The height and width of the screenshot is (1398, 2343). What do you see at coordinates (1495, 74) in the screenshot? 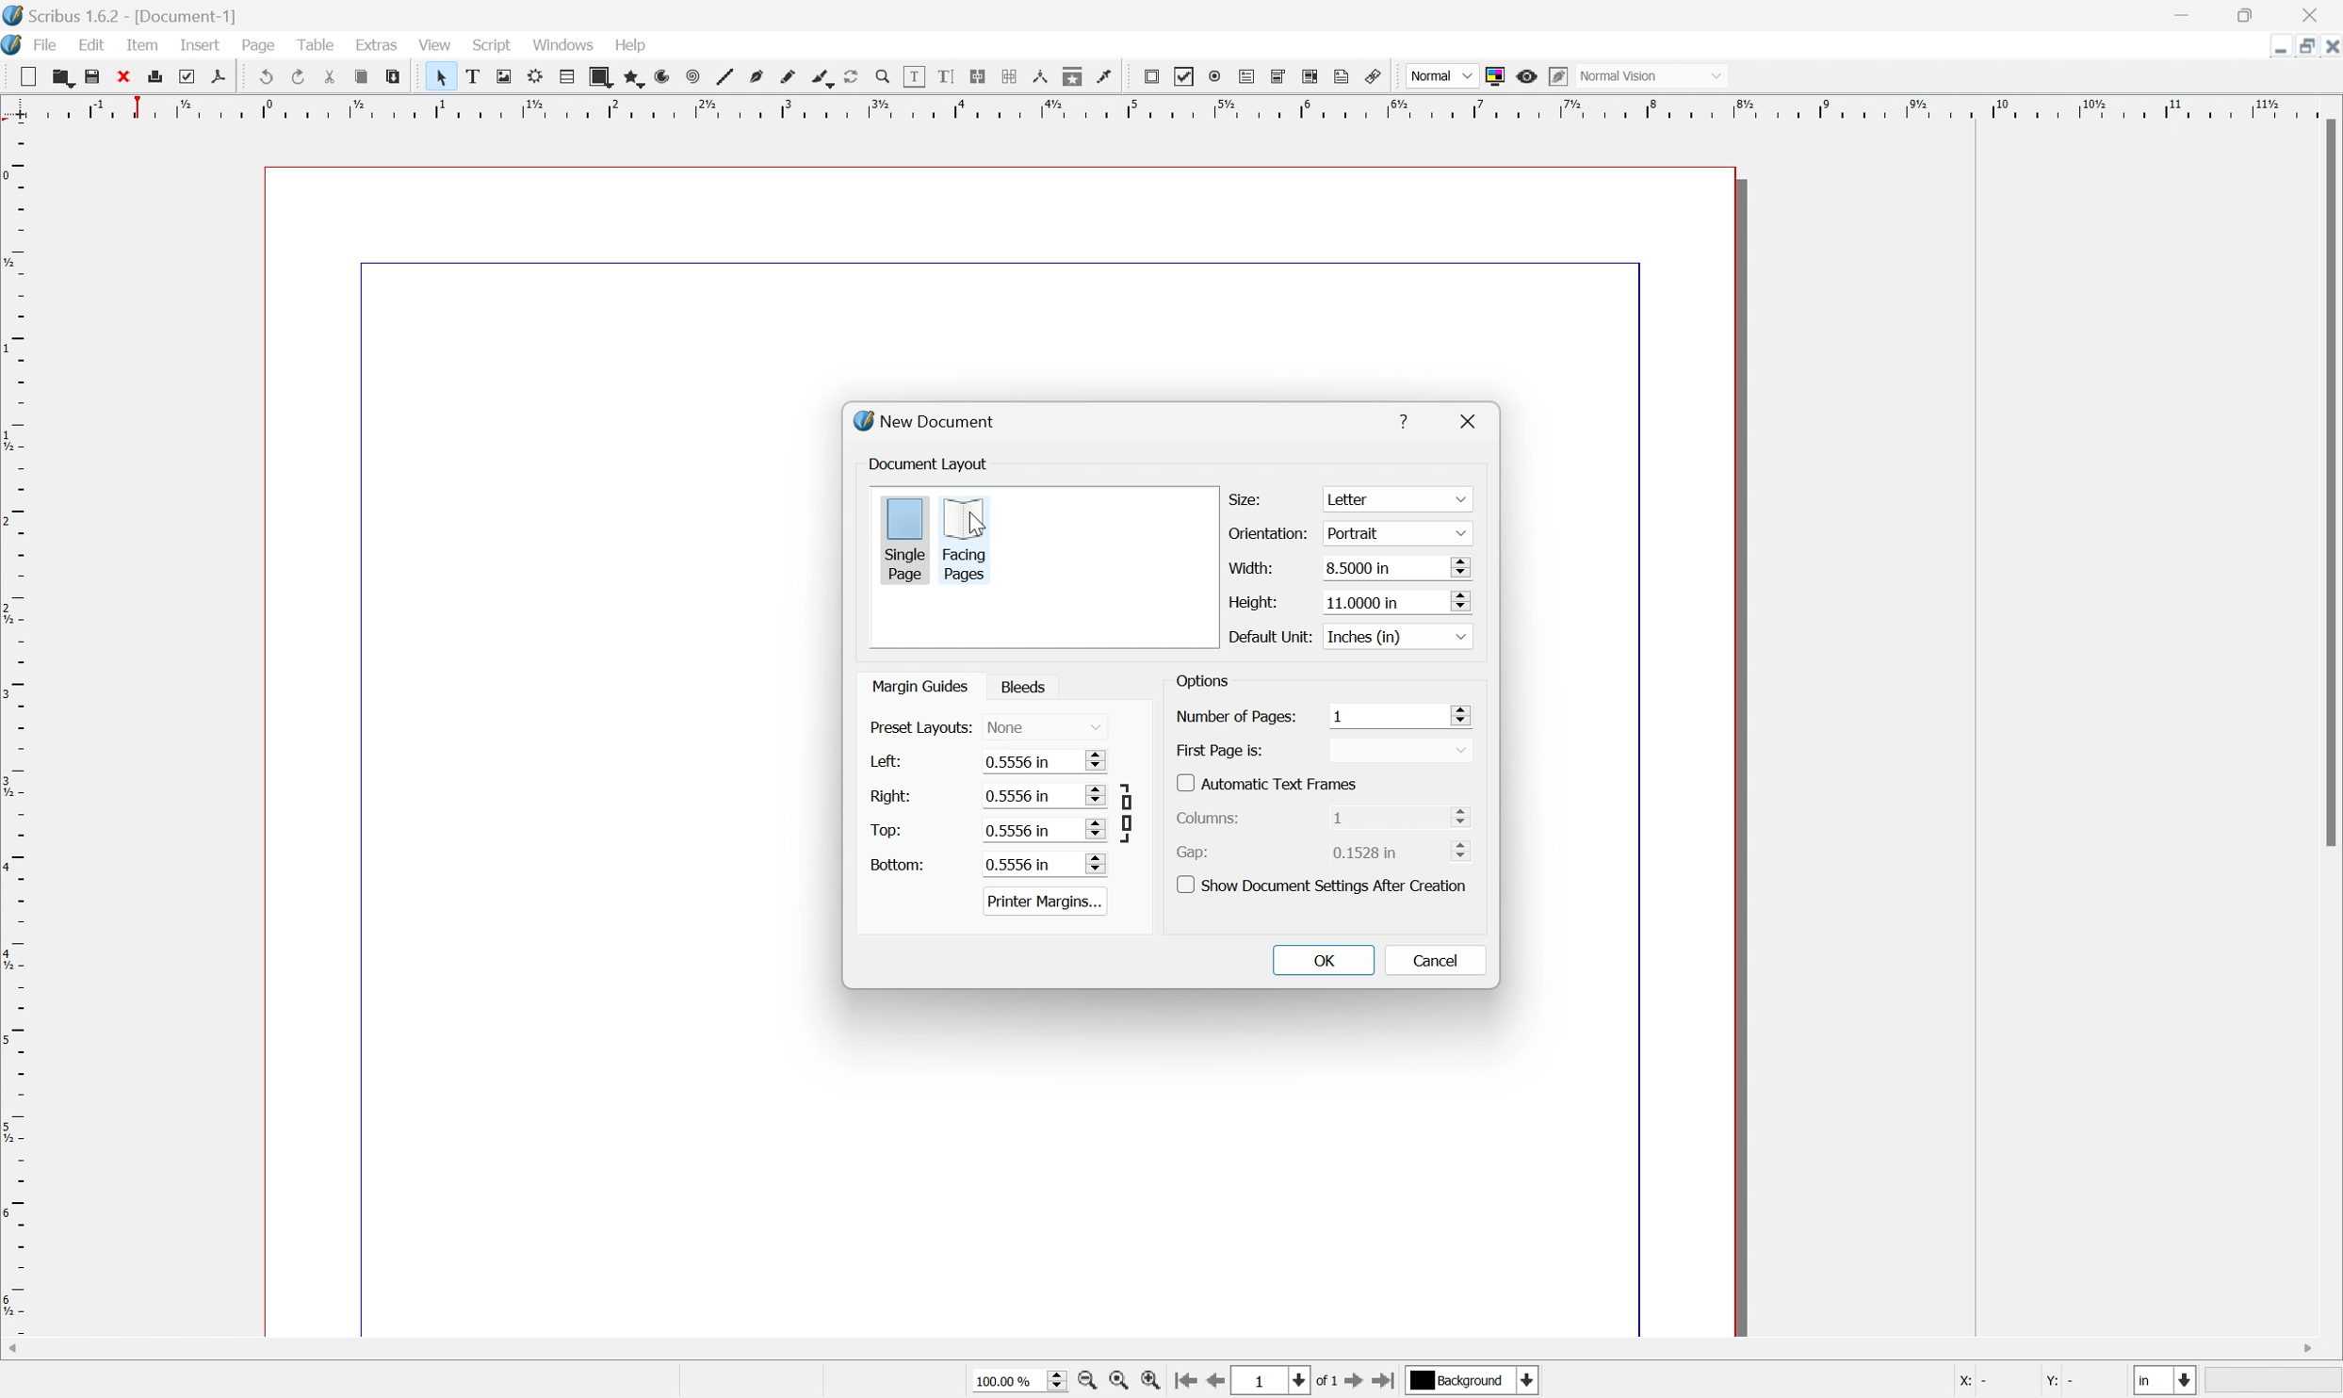
I see `Toggle color management system` at bounding box center [1495, 74].